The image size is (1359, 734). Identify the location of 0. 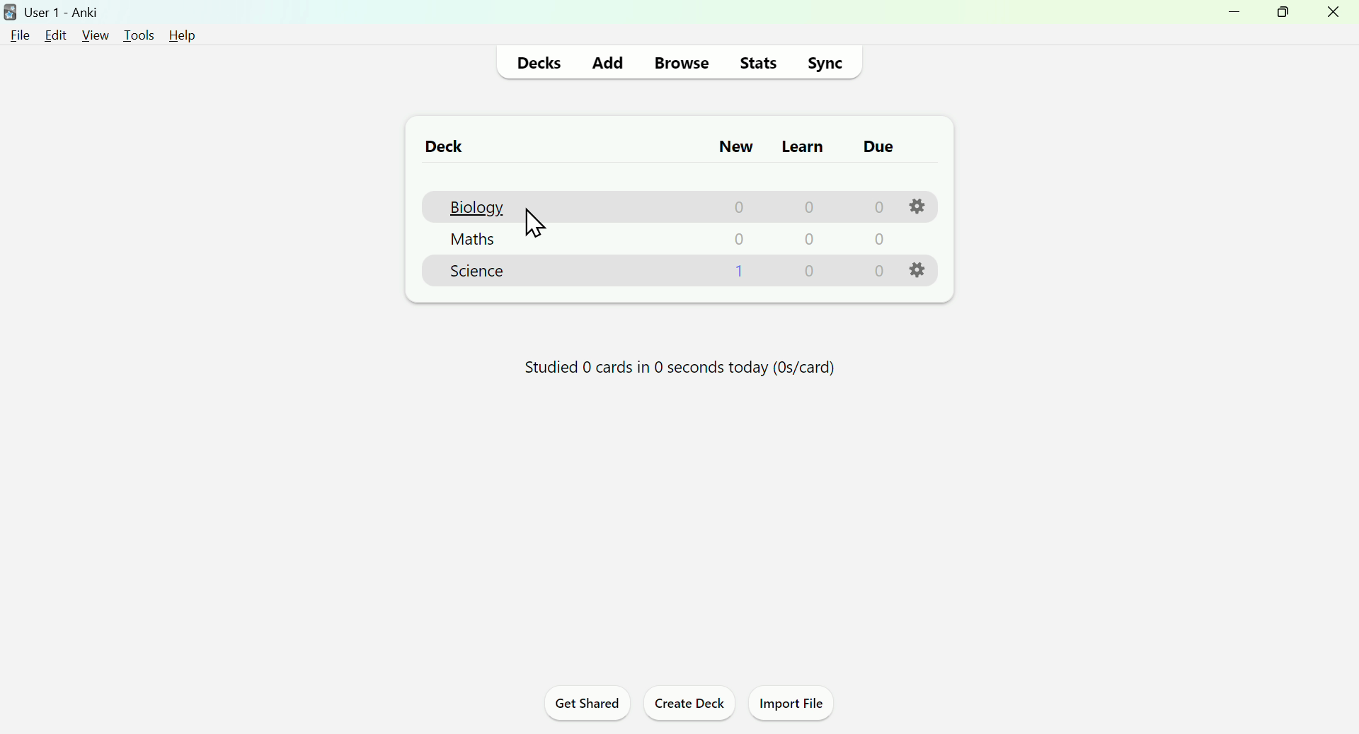
(733, 208).